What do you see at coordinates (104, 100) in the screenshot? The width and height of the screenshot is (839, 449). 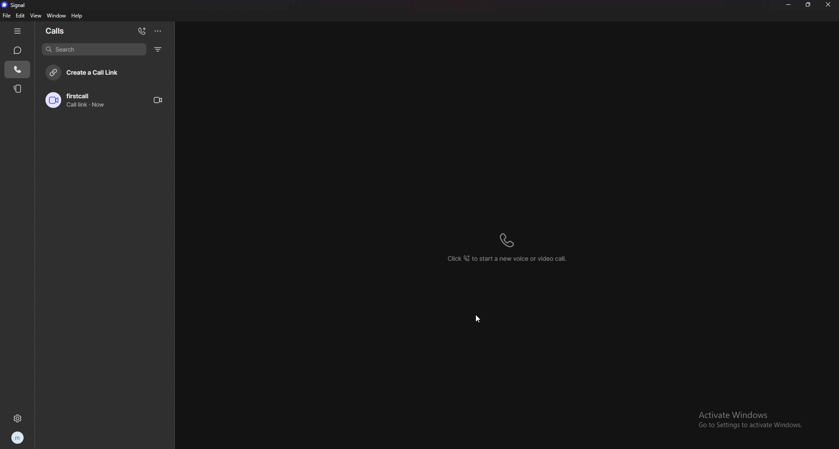 I see `call link` at bounding box center [104, 100].